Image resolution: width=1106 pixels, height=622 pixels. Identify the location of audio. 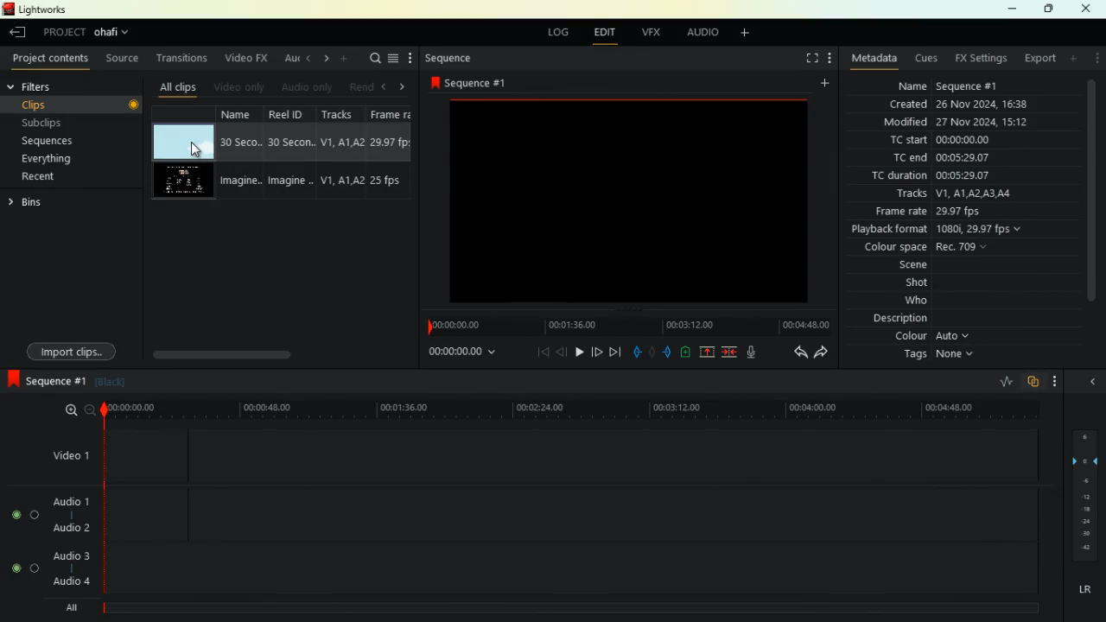
(72, 499).